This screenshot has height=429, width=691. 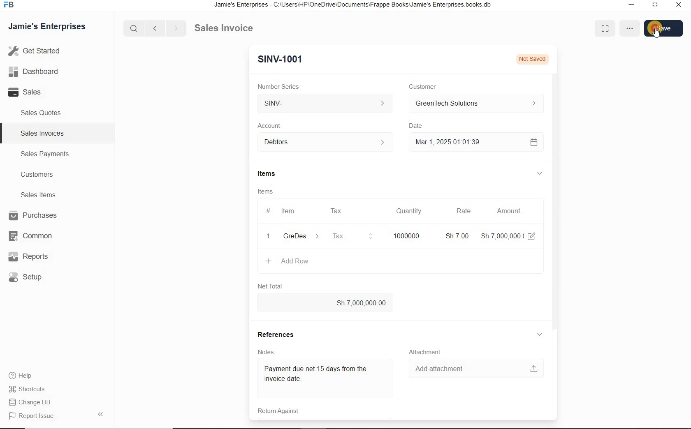 I want to click on search, so click(x=135, y=28).